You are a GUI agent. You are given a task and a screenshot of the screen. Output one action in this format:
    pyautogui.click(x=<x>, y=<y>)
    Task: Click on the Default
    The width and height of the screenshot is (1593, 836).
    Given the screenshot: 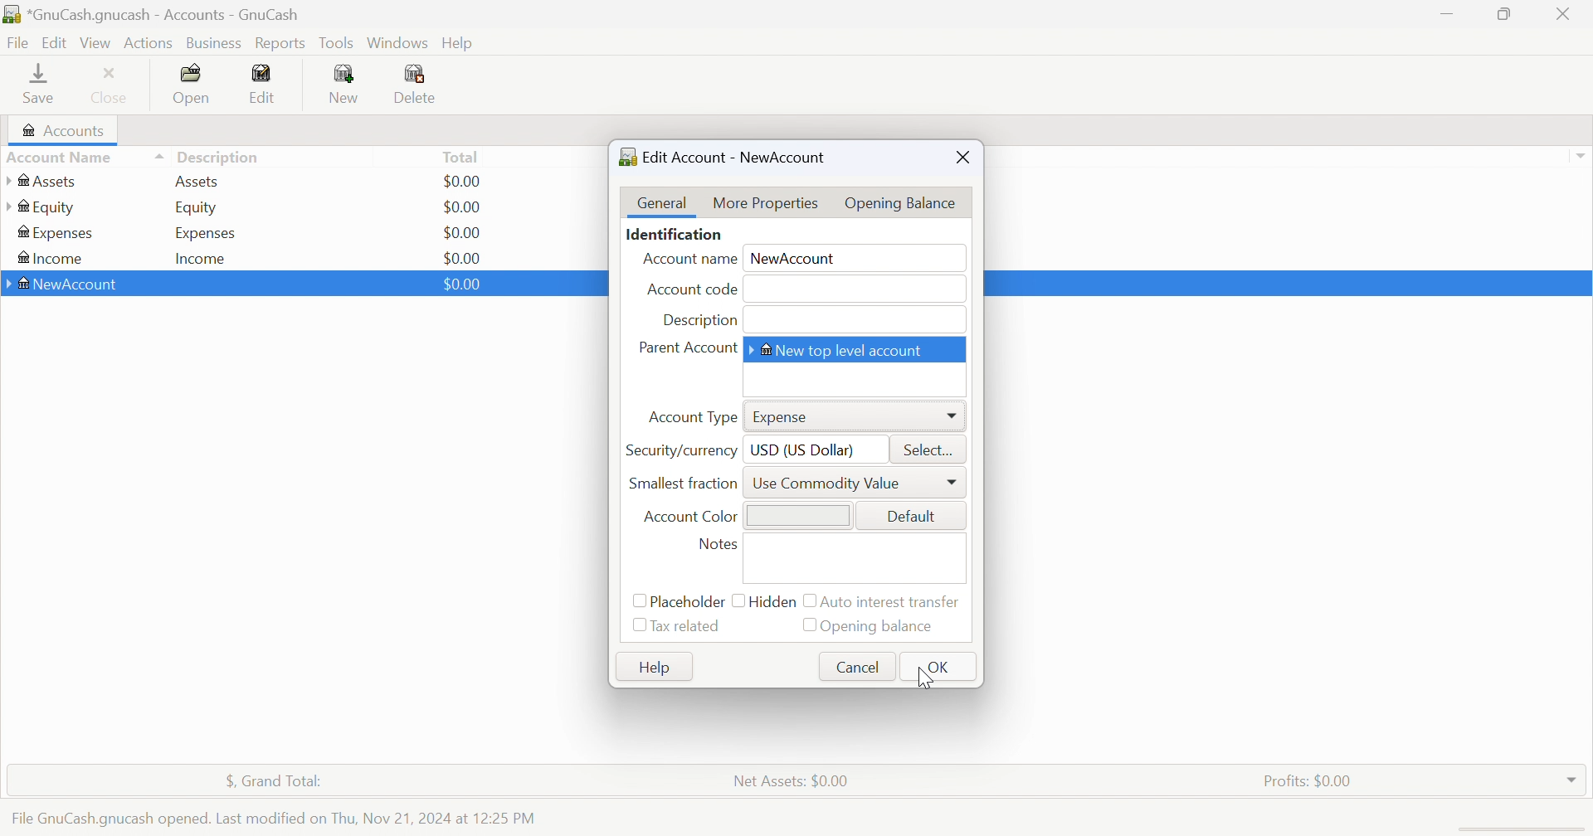 What is the action you would take?
    pyautogui.click(x=915, y=518)
    